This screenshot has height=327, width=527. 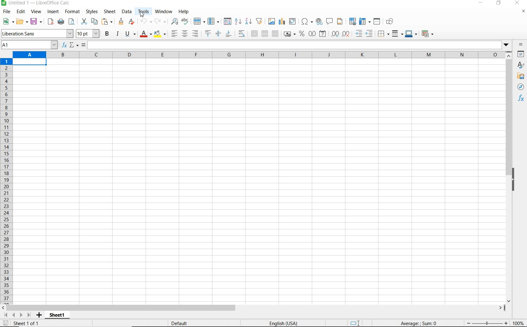 I want to click on Cursor, so click(x=142, y=14).